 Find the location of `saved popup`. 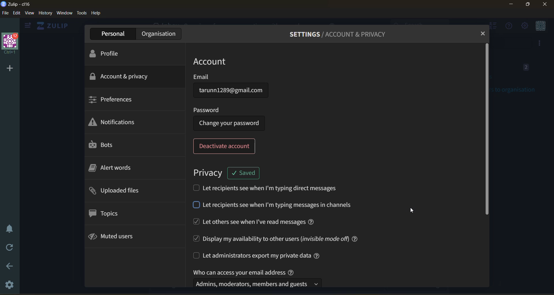

saved popup is located at coordinates (244, 172).